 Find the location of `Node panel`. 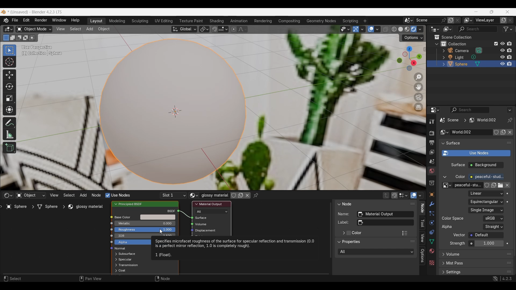

Node panel is located at coordinates (422, 208).